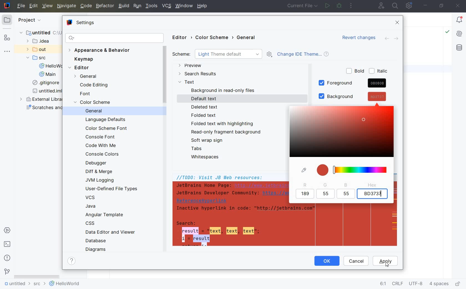  Describe the element at coordinates (64, 285) in the screenshot. I see `helloworld` at that location.